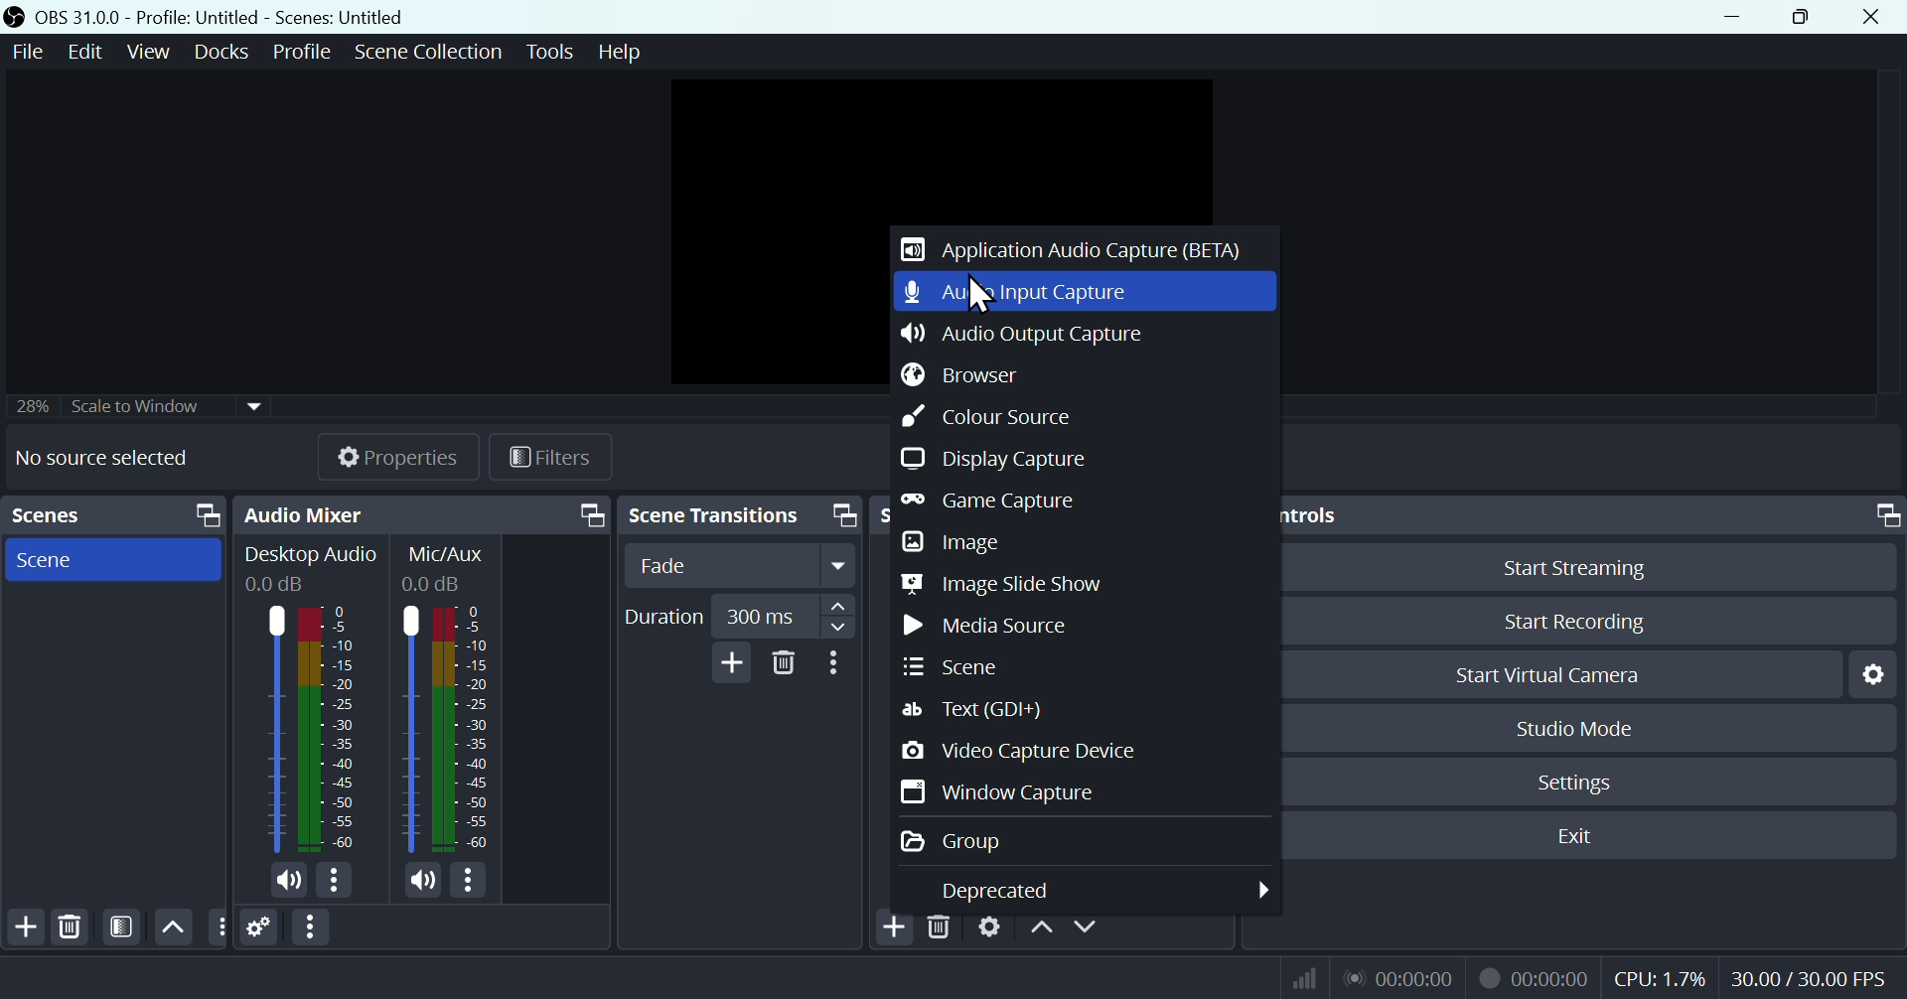  Describe the element at coordinates (1879, 673) in the screenshot. I see `Settings` at that location.